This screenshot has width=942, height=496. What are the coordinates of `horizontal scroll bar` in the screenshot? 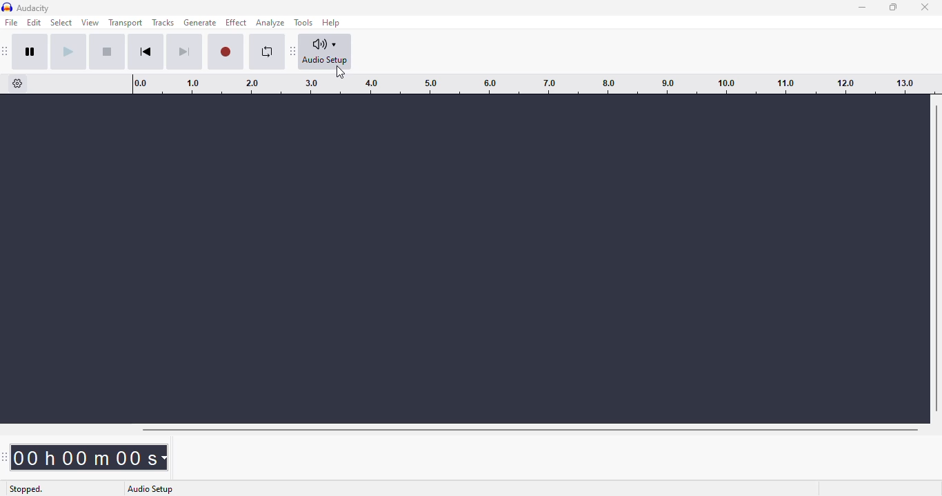 It's located at (530, 430).